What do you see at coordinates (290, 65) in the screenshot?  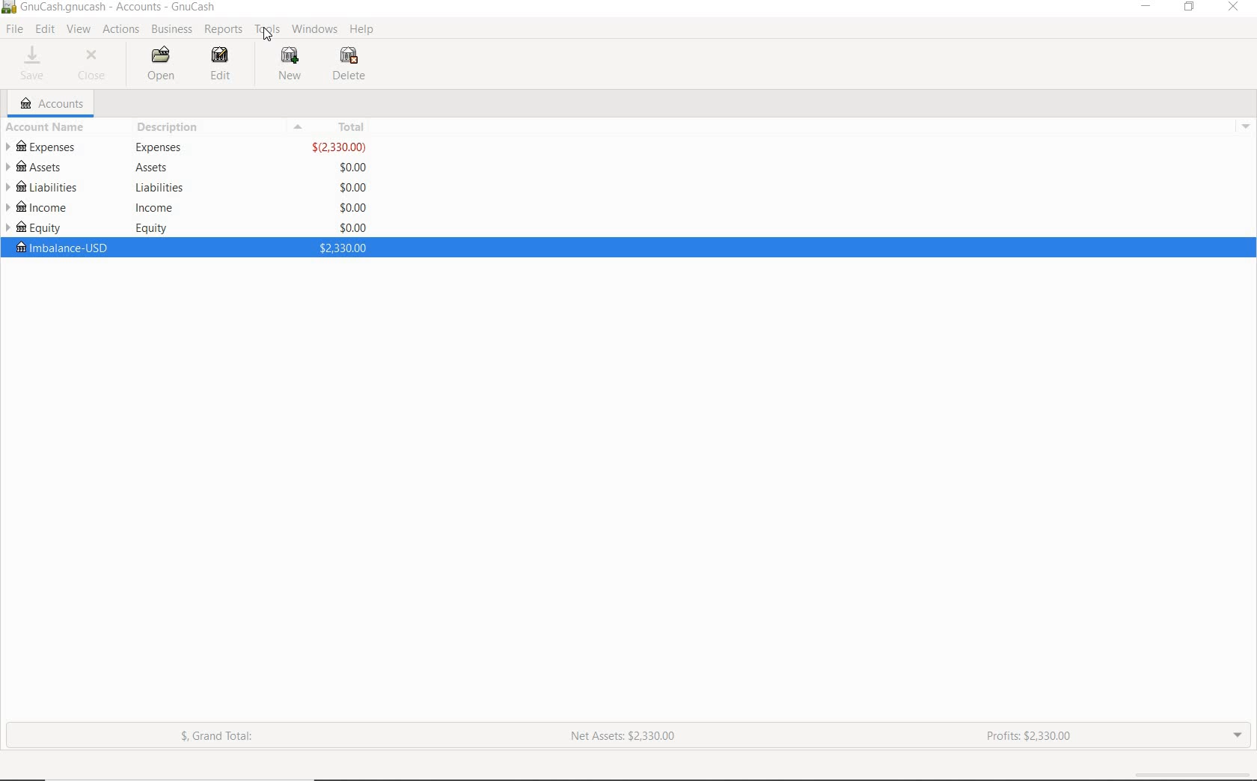 I see `NEW` at bounding box center [290, 65].